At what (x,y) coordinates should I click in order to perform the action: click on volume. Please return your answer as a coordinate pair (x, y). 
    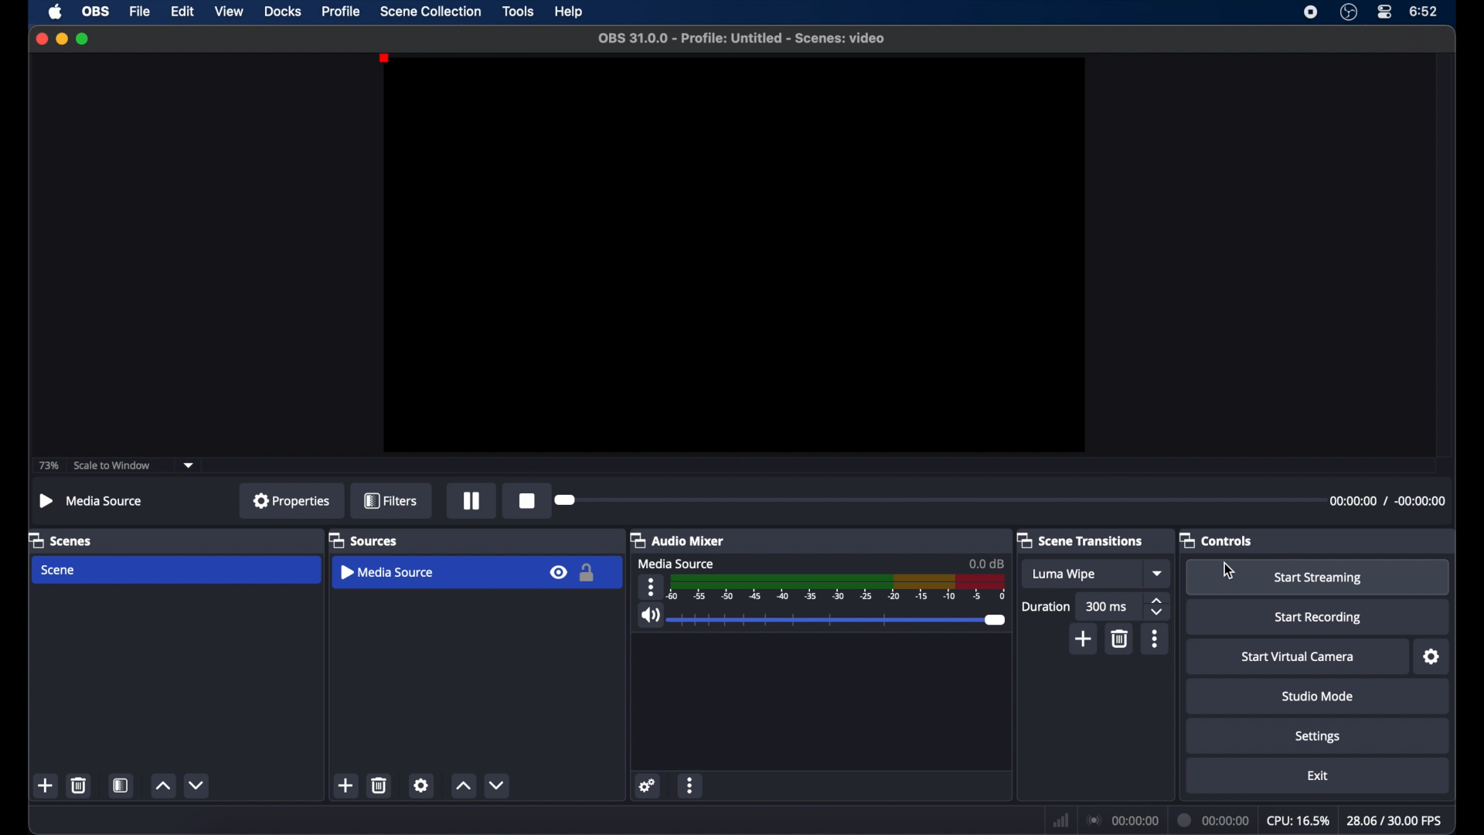
    Looking at the image, I should click on (650, 616).